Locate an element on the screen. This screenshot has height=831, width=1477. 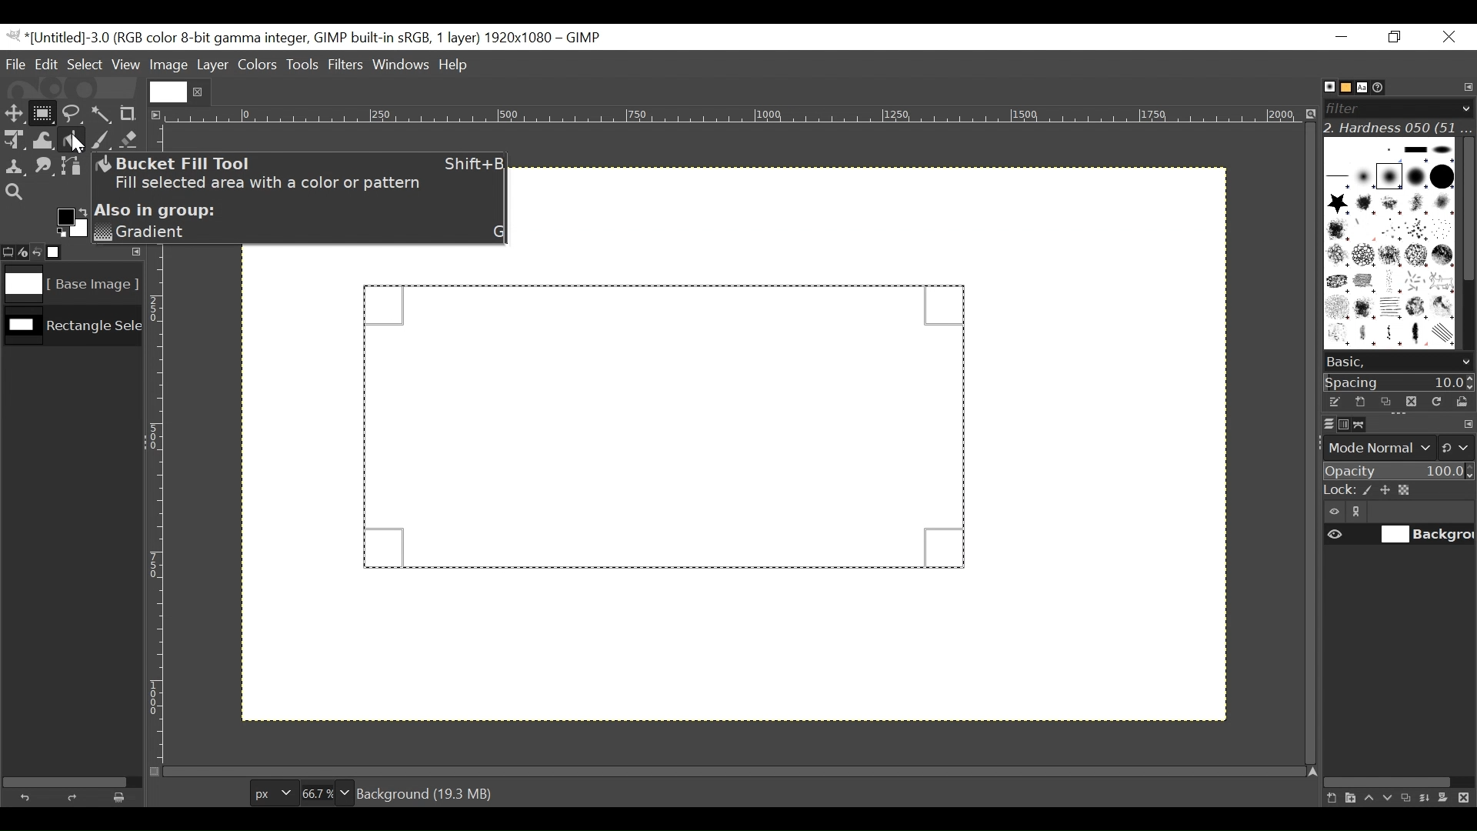
Bucket Fill Tool popup is located at coordinates (302, 200).